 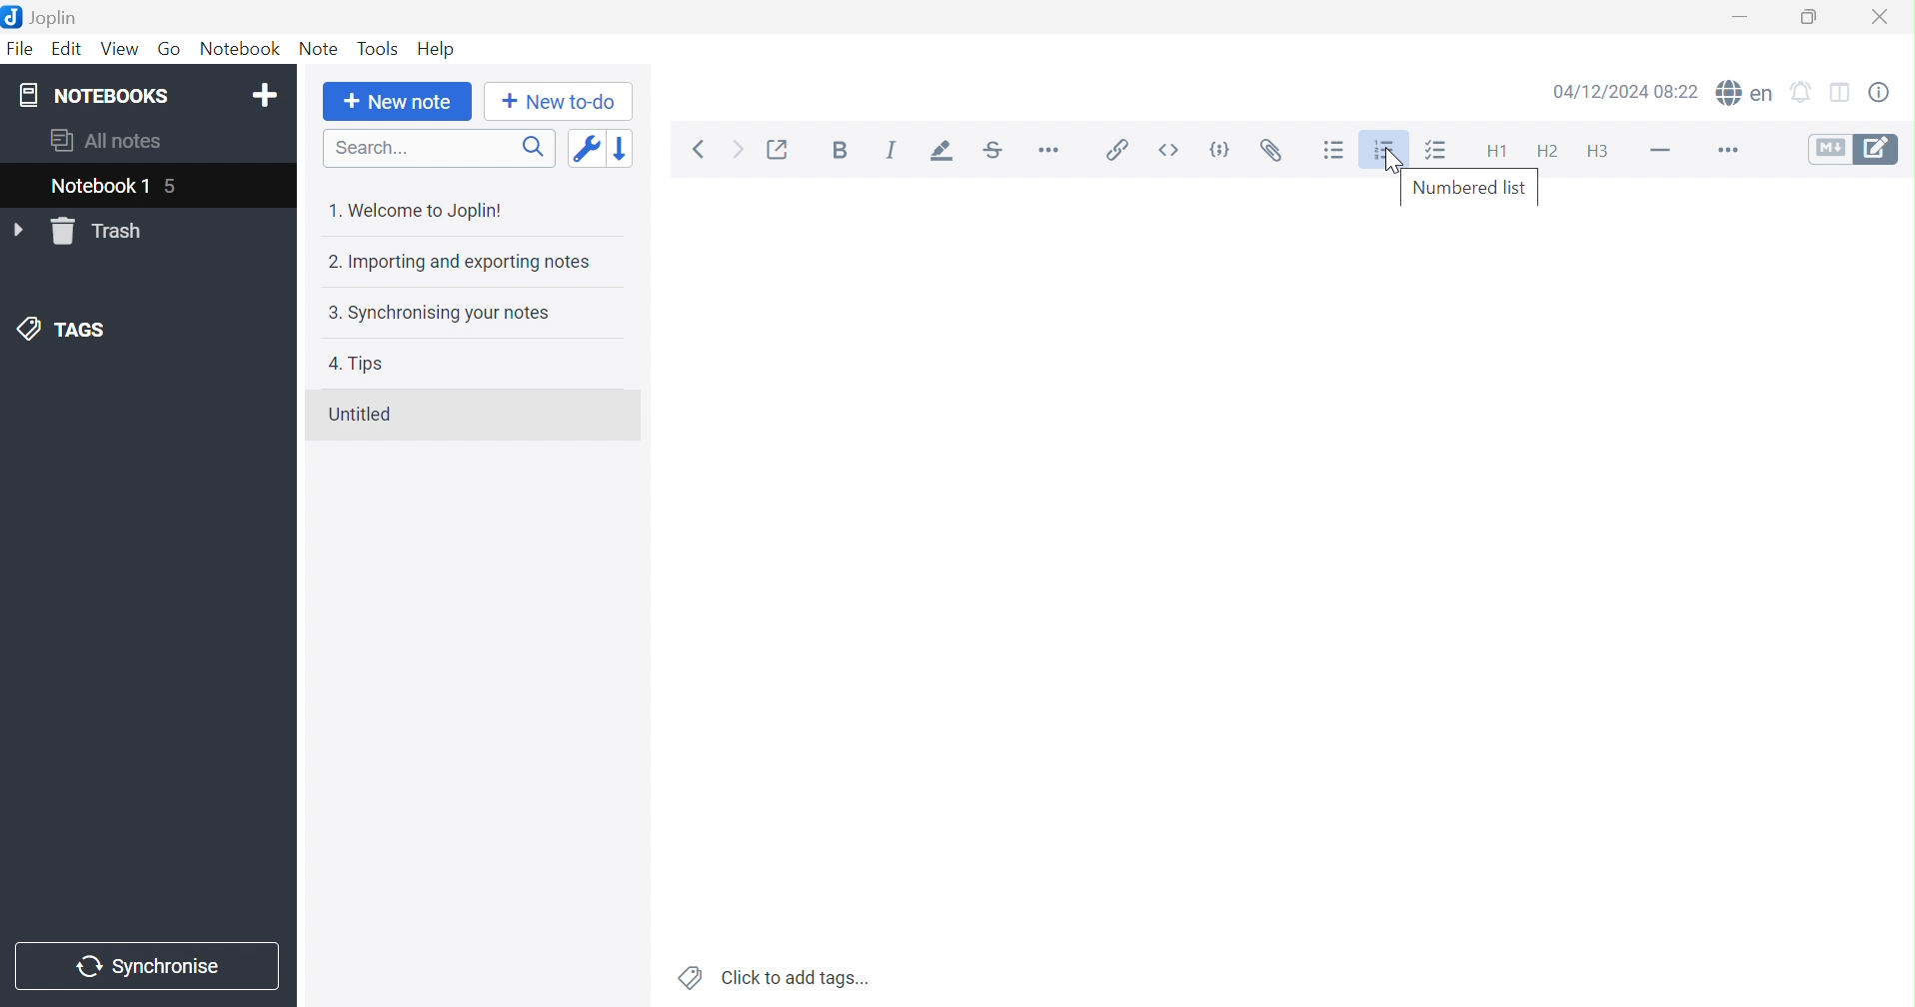 What do you see at coordinates (1604, 152) in the screenshot?
I see `Heading 3` at bounding box center [1604, 152].